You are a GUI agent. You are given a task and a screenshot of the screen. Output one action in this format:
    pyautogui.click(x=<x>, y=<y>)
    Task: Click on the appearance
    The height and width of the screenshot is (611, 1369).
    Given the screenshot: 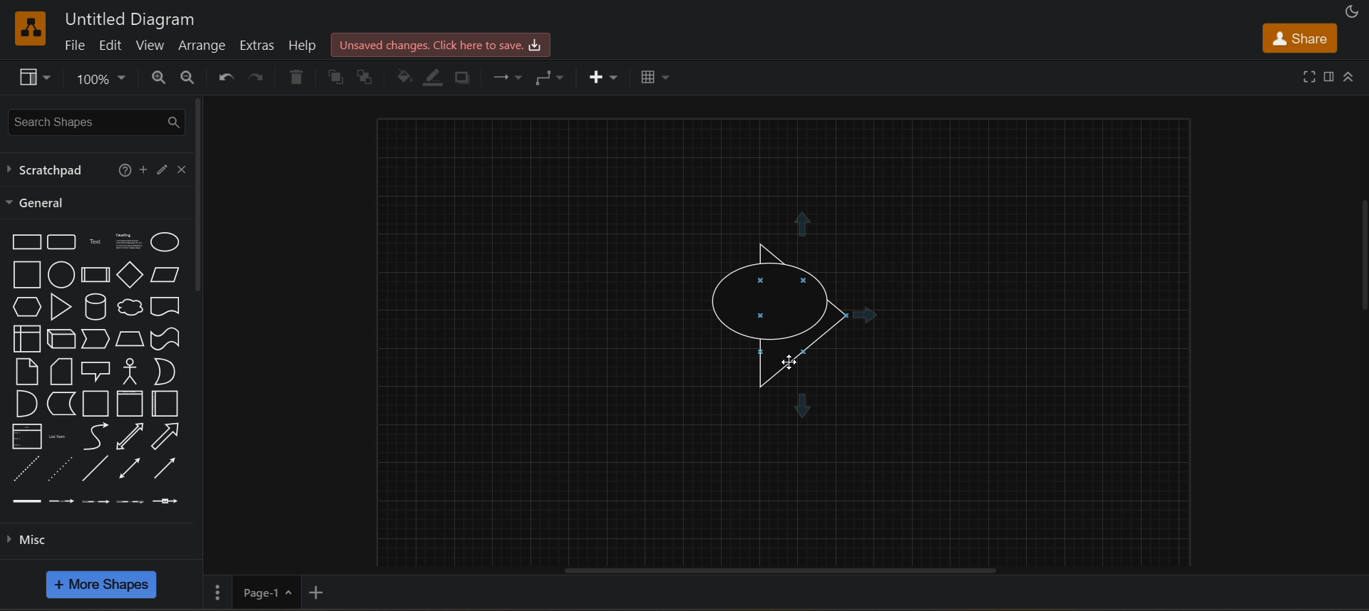 What is the action you would take?
    pyautogui.click(x=1354, y=10)
    